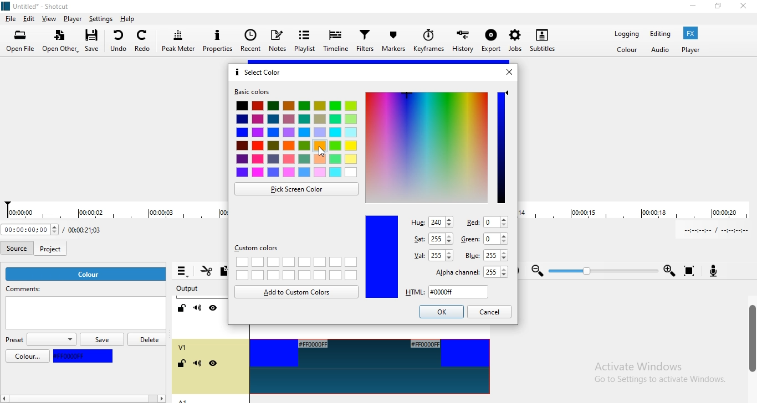 This screenshot has height=403, width=757. Describe the element at coordinates (751, 340) in the screenshot. I see `scroll bar` at that location.